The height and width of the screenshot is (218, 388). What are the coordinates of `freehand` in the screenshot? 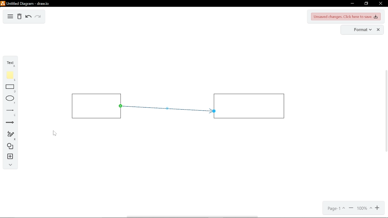 It's located at (9, 135).